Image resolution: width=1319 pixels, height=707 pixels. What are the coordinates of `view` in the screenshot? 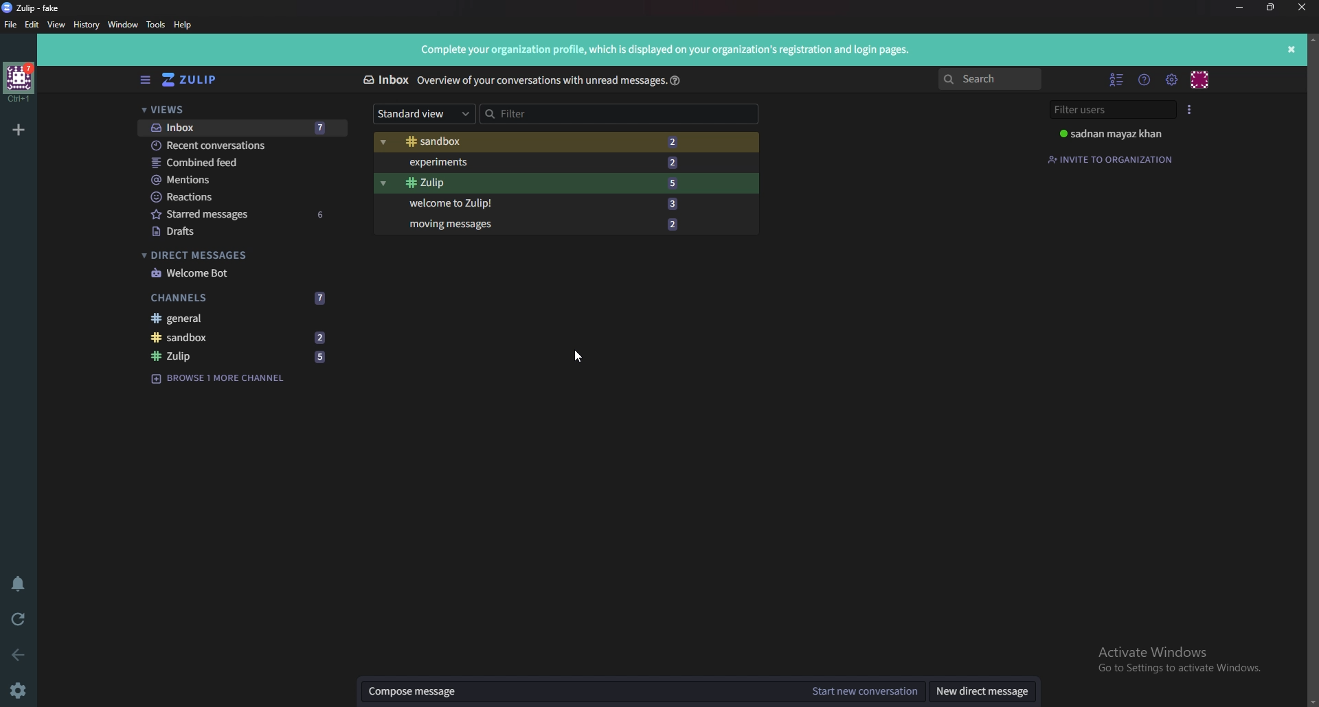 It's located at (57, 25).